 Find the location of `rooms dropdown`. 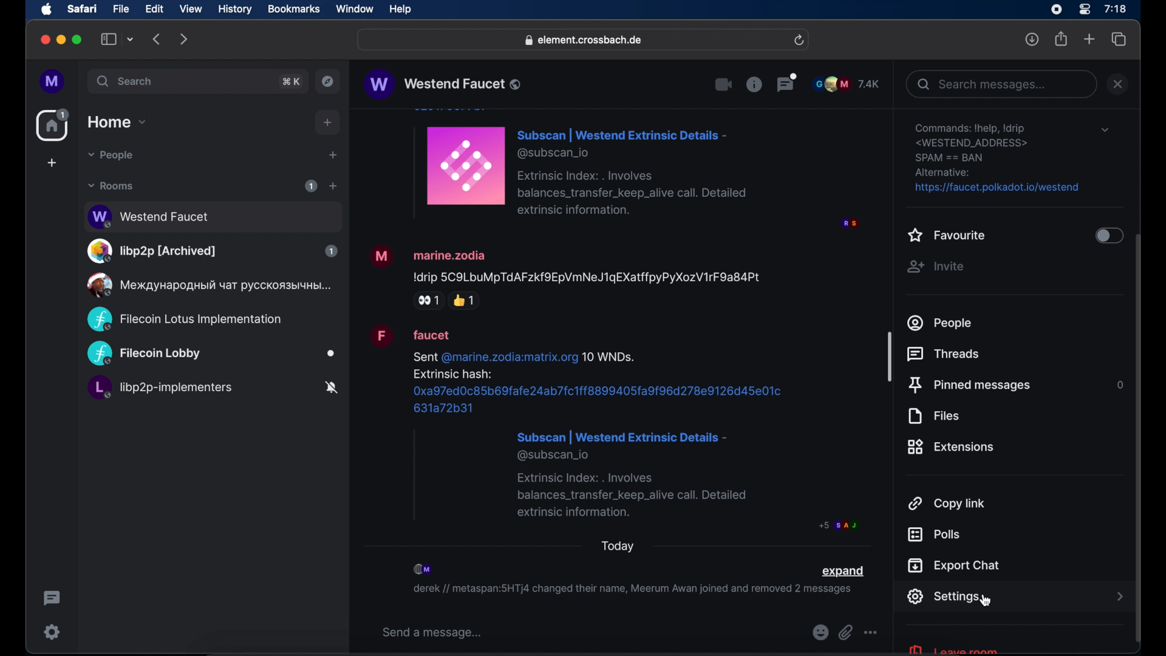

rooms dropdown is located at coordinates (111, 186).